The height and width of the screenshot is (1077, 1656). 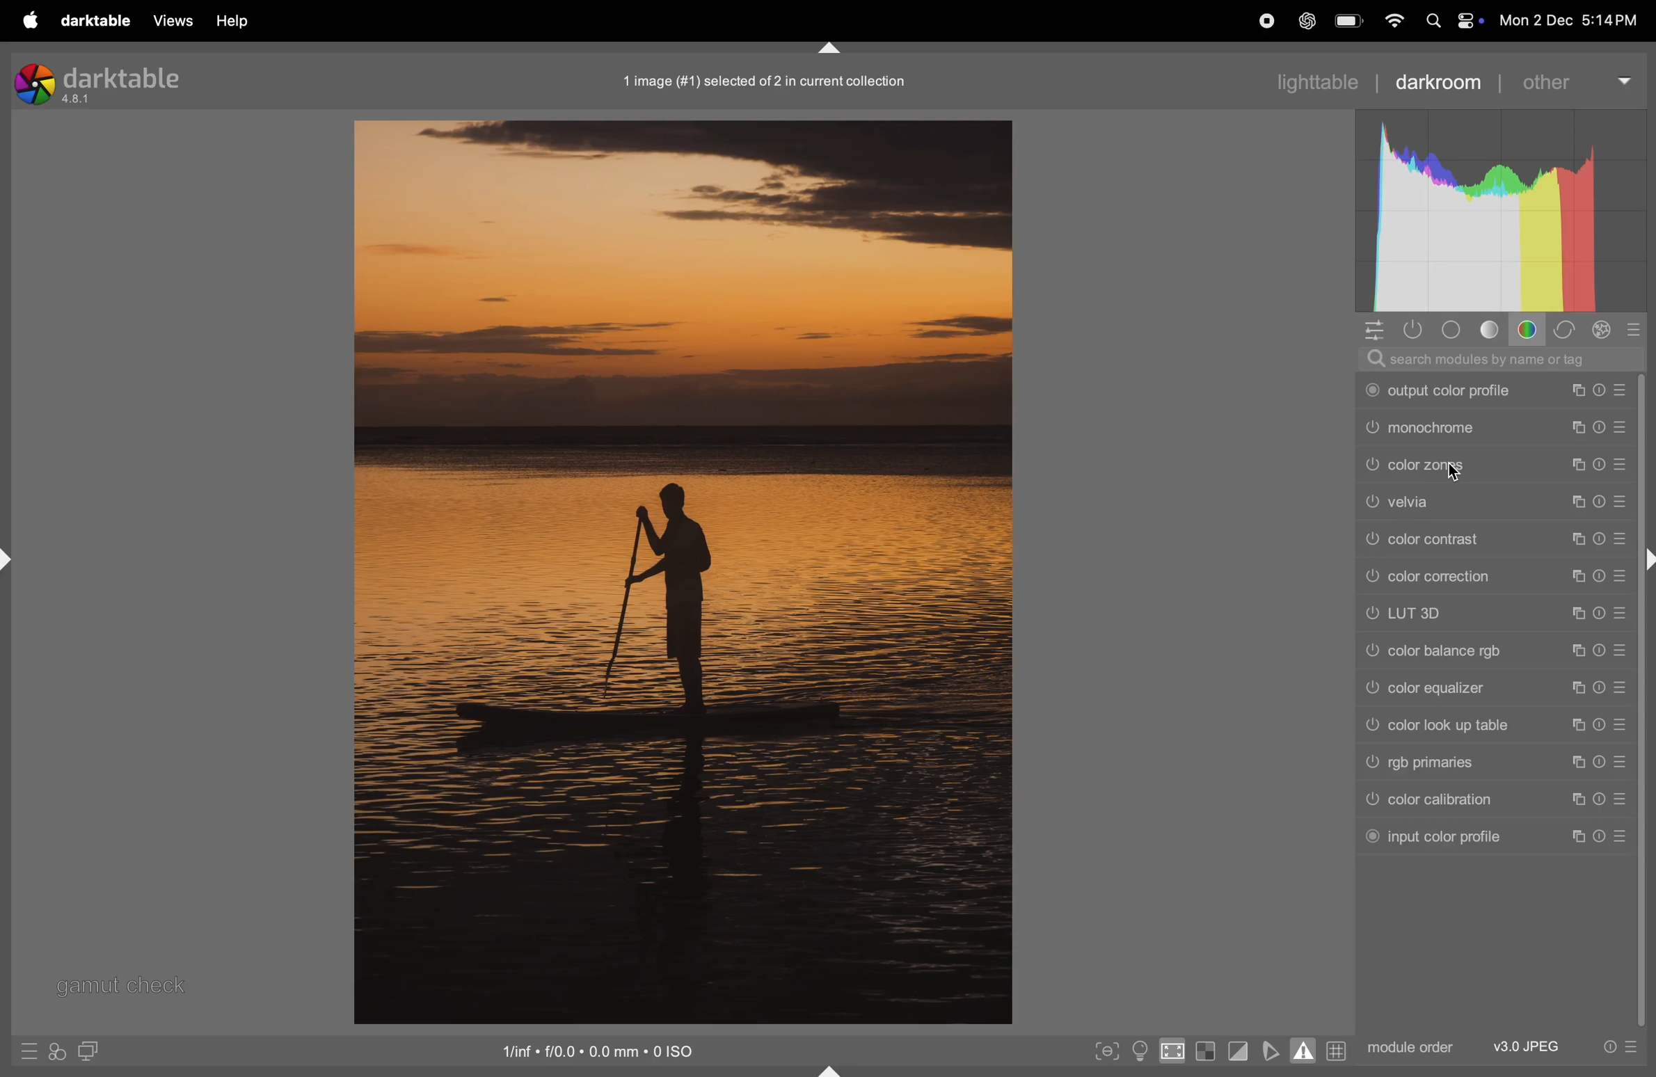 What do you see at coordinates (1443, 428) in the screenshot?
I see `monochrome` at bounding box center [1443, 428].